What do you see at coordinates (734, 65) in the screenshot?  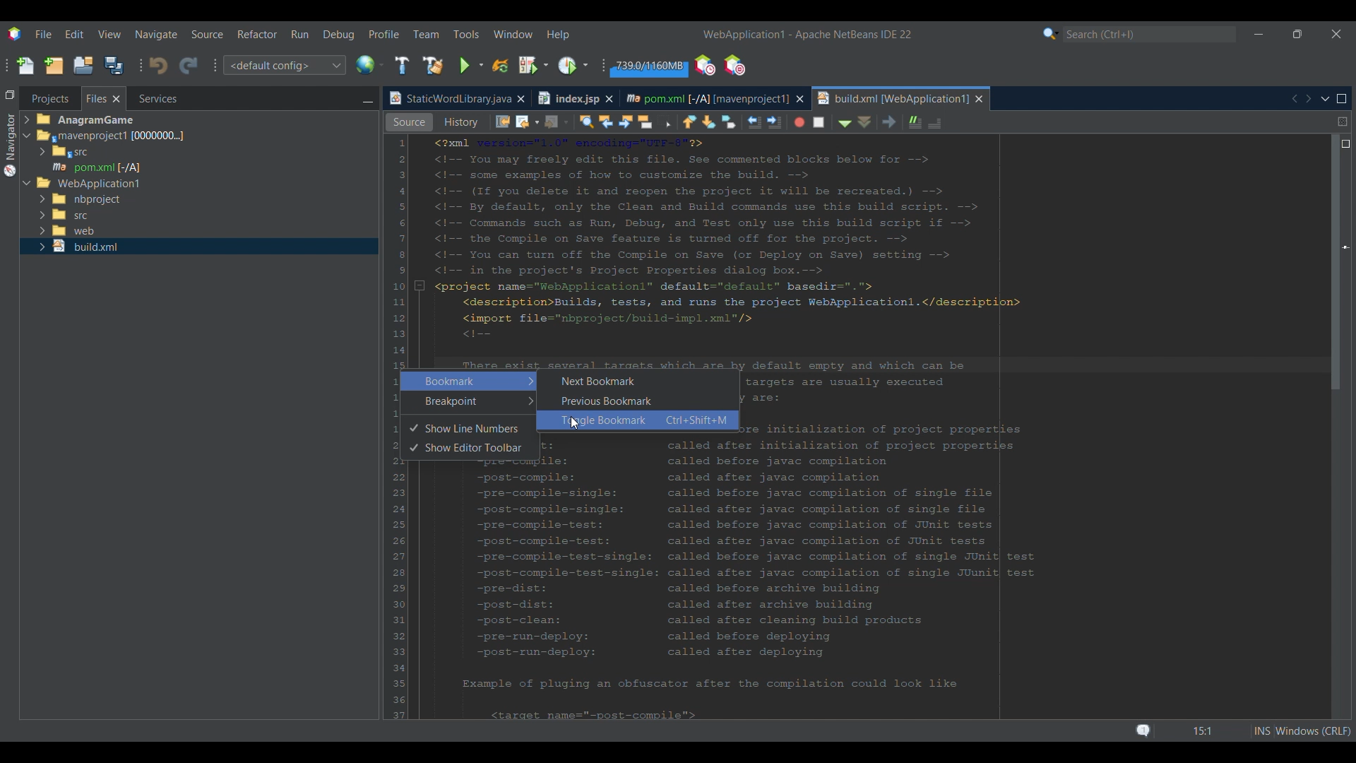 I see `Pause I/O checks` at bounding box center [734, 65].